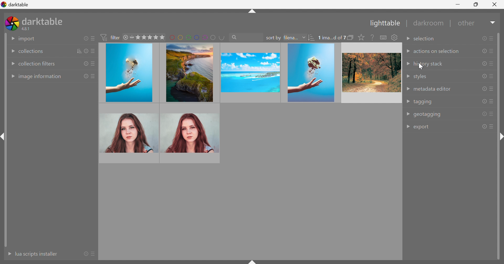 The image size is (504, 264). What do you see at coordinates (492, 38) in the screenshot?
I see `presets` at bounding box center [492, 38].